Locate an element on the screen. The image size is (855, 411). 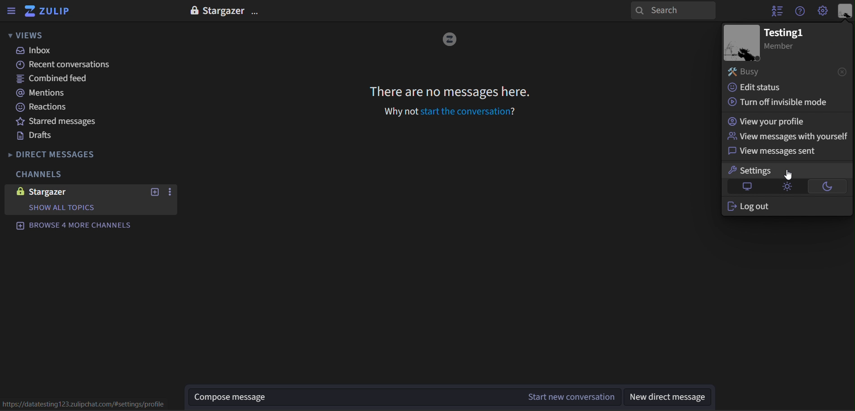
show all topics is located at coordinates (64, 207).